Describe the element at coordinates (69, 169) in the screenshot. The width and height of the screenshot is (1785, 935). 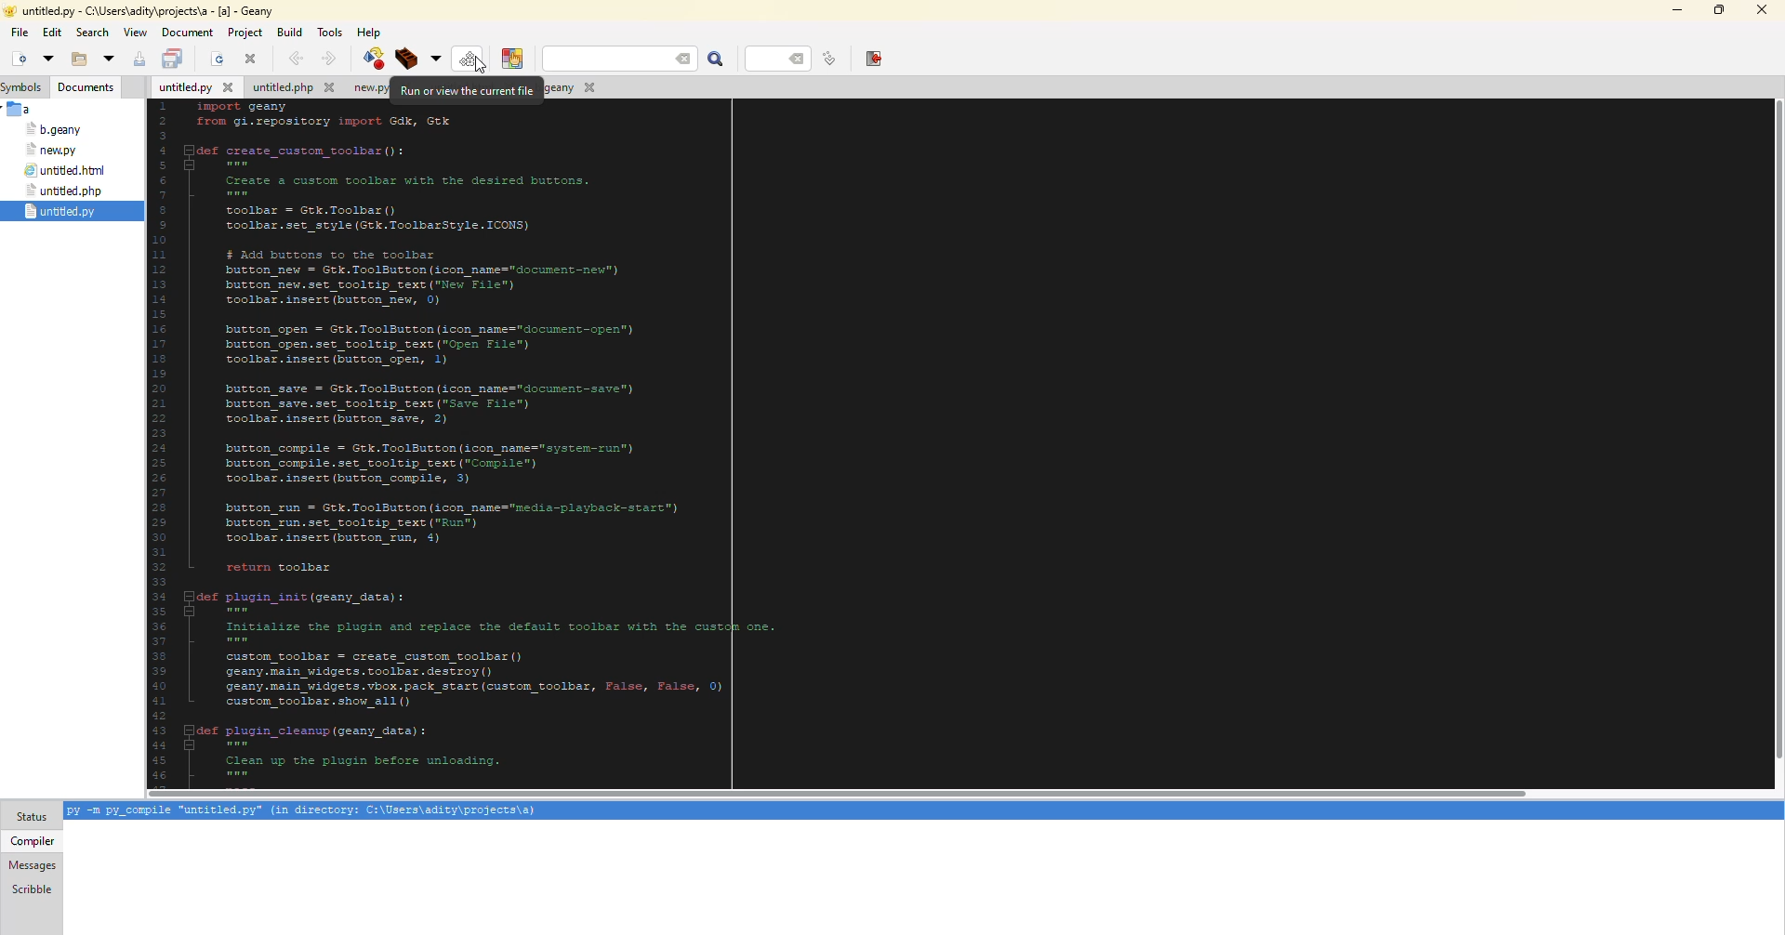
I see `file` at that location.